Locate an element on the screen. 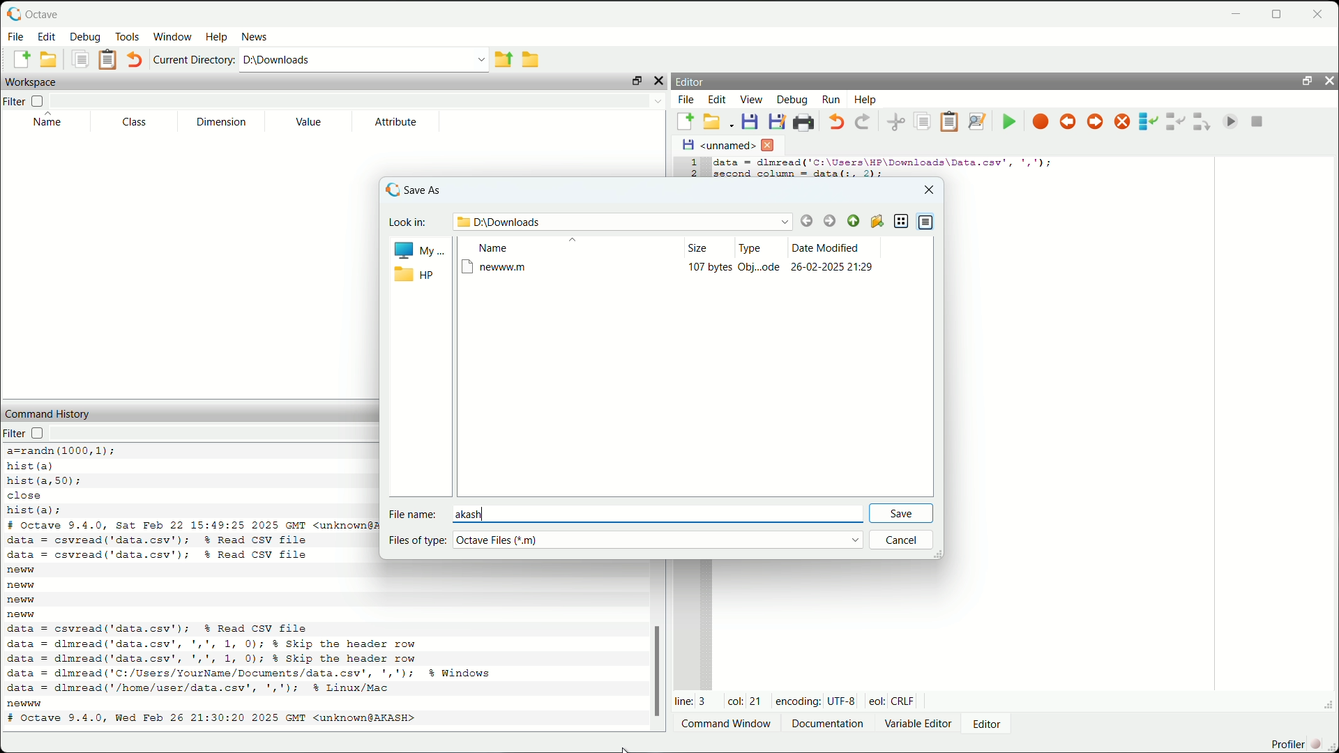 The image size is (1339, 753). code to read csv is located at coordinates (296, 658).